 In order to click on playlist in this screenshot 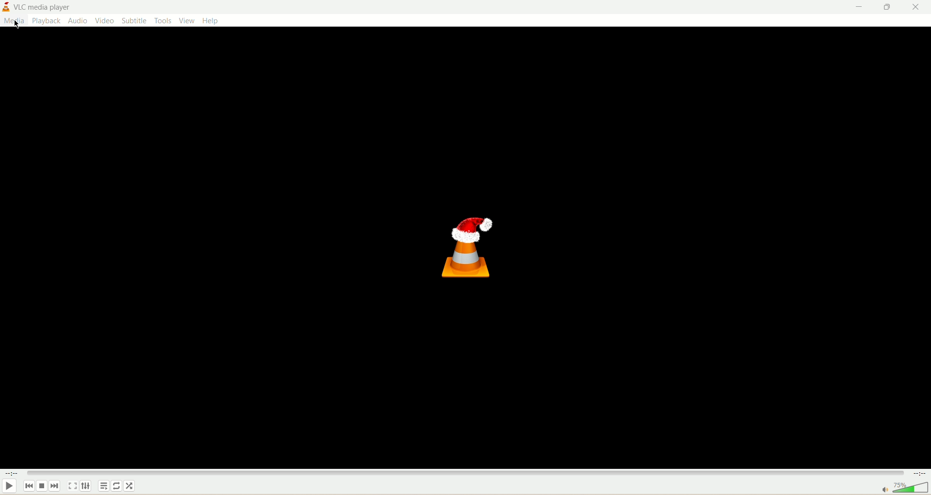, I will do `click(105, 486)`.